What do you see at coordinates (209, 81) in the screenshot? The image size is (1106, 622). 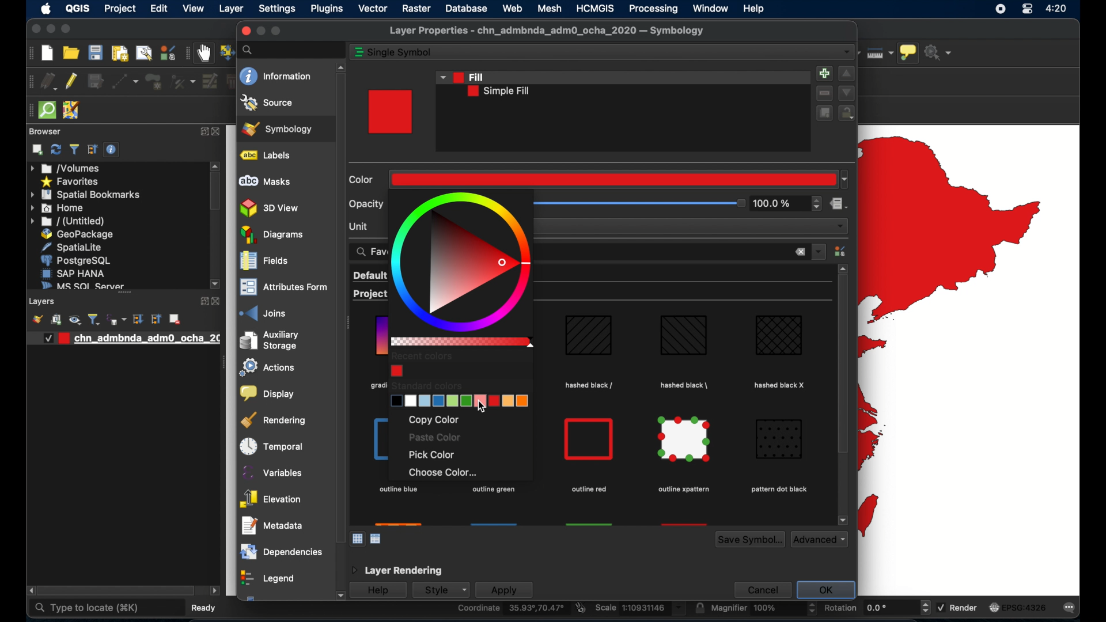 I see `modify attributes` at bounding box center [209, 81].